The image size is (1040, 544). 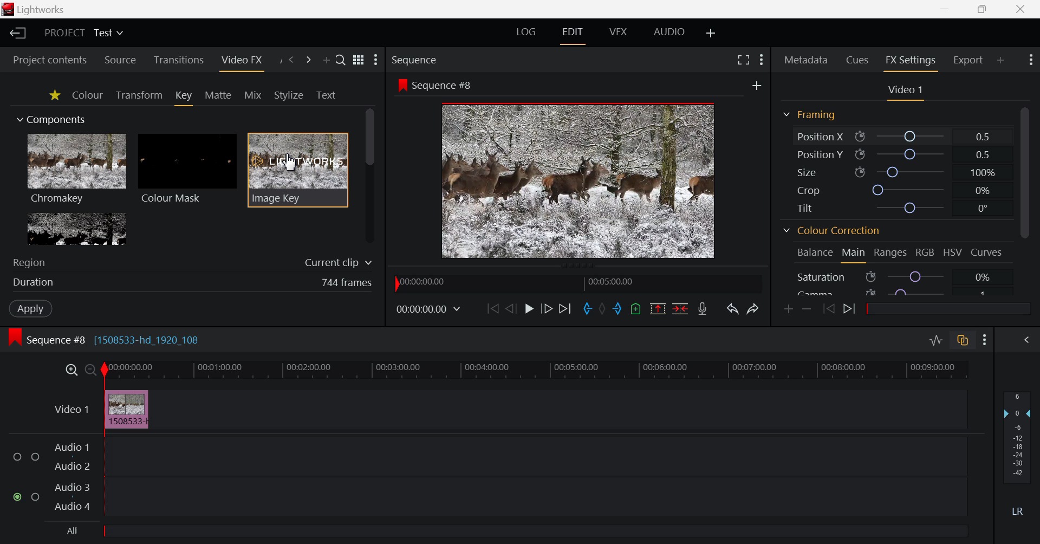 What do you see at coordinates (983, 295) in the screenshot?
I see `1` at bounding box center [983, 295].